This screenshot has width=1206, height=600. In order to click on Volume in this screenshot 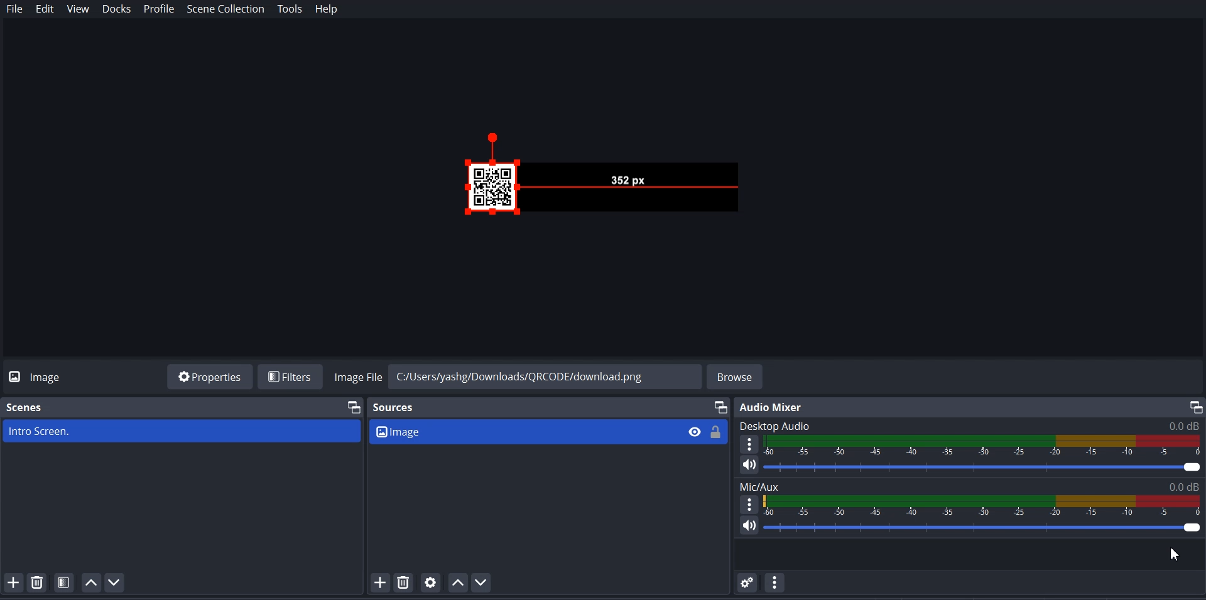, I will do `click(744, 465)`.